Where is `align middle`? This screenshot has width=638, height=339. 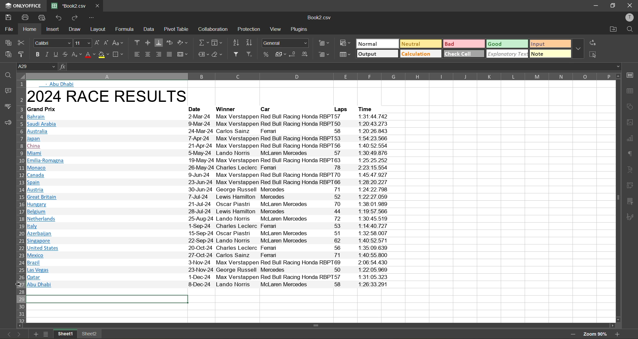 align middle is located at coordinates (149, 42).